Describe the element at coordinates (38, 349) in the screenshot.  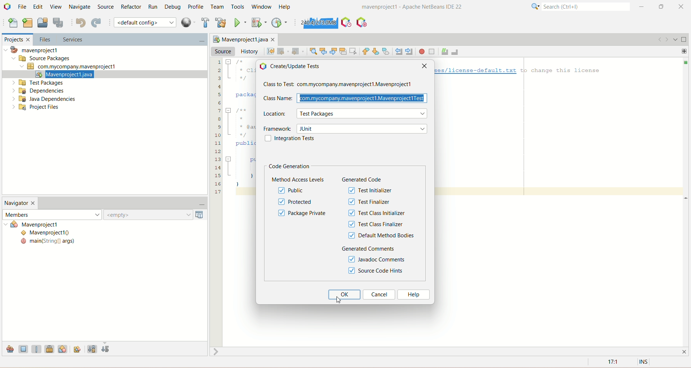
I see `show static members` at that location.